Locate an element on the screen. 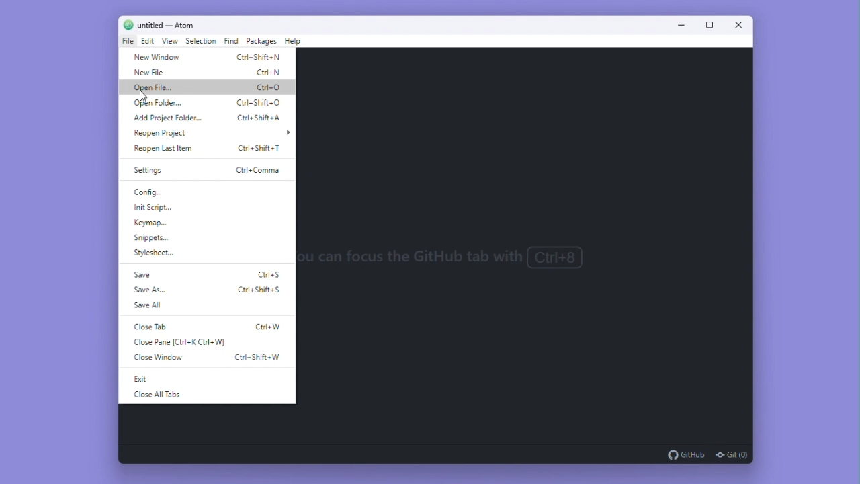 The height and width of the screenshot is (484, 860). Reopen project  is located at coordinates (213, 134).